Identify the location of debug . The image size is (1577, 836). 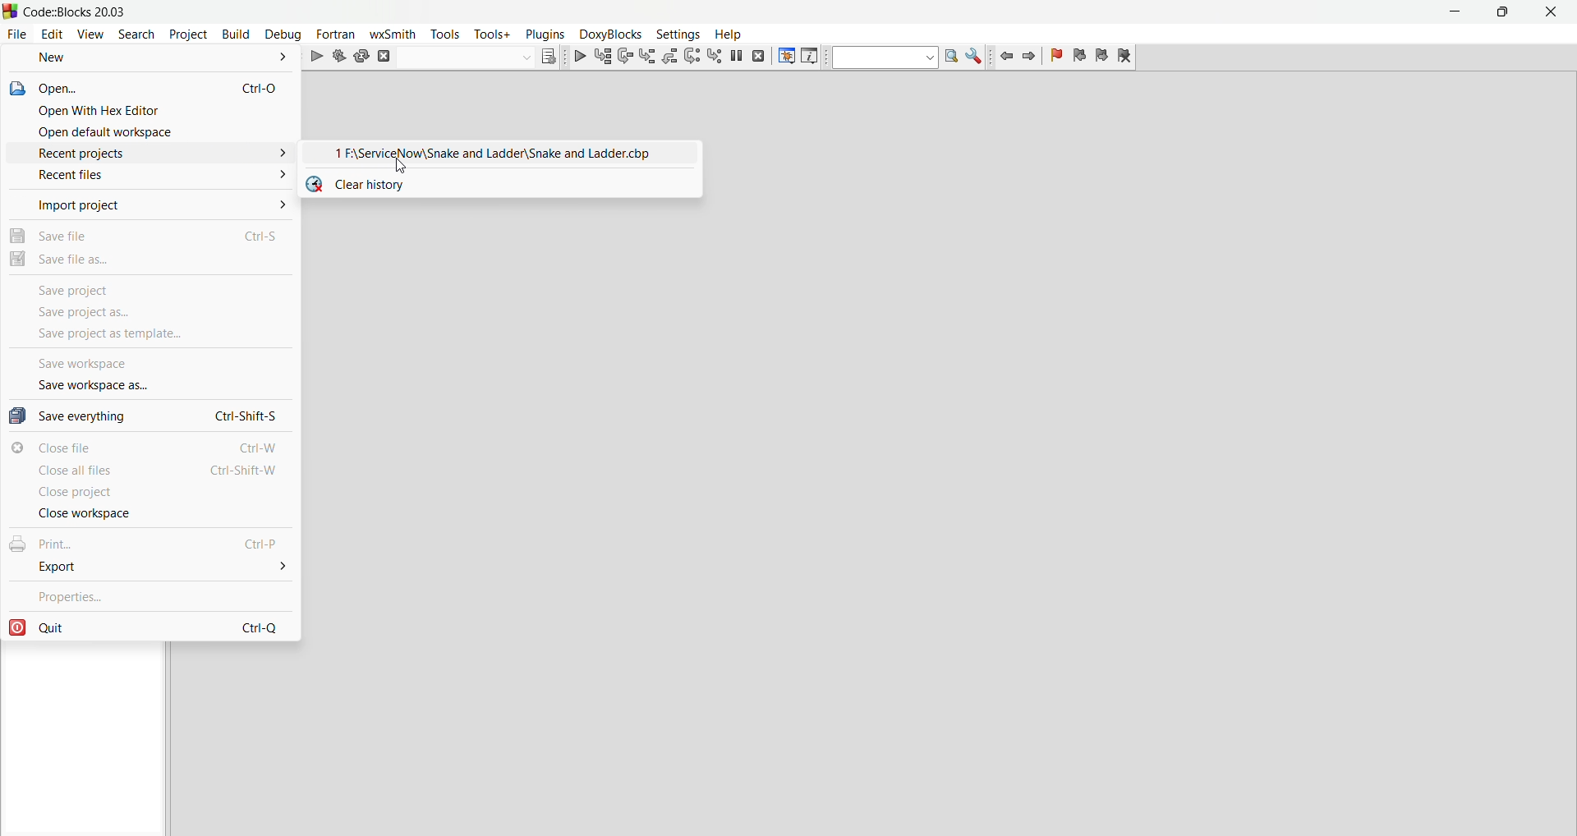
(577, 57).